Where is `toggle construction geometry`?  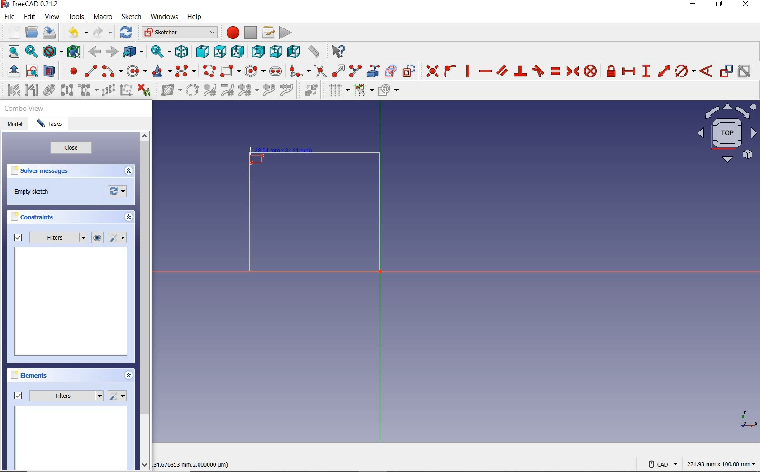 toggle construction geometry is located at coordinates (408, 70).